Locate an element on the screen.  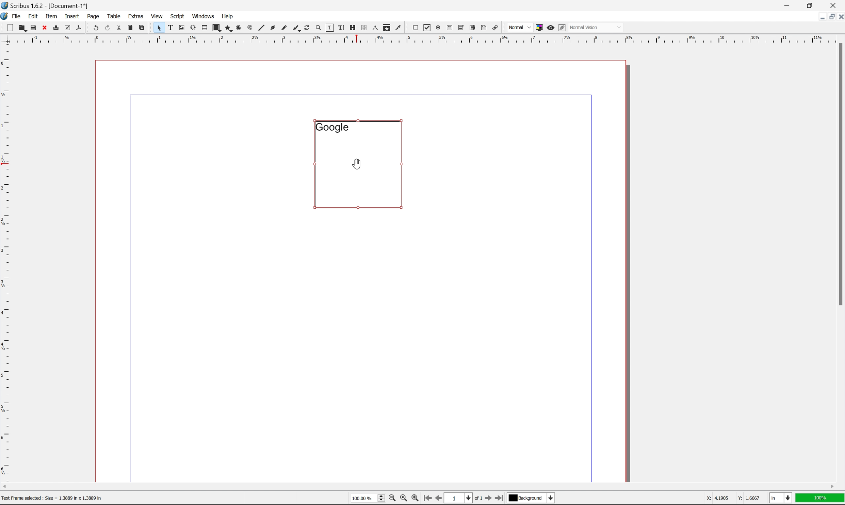
scroll bar is located at coordinates (839, 174).